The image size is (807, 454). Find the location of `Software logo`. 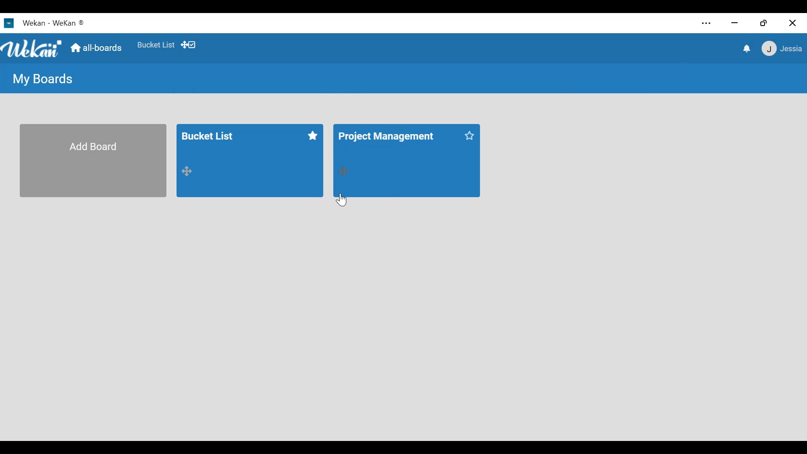

Software logo is located at coordinates (9, 23).